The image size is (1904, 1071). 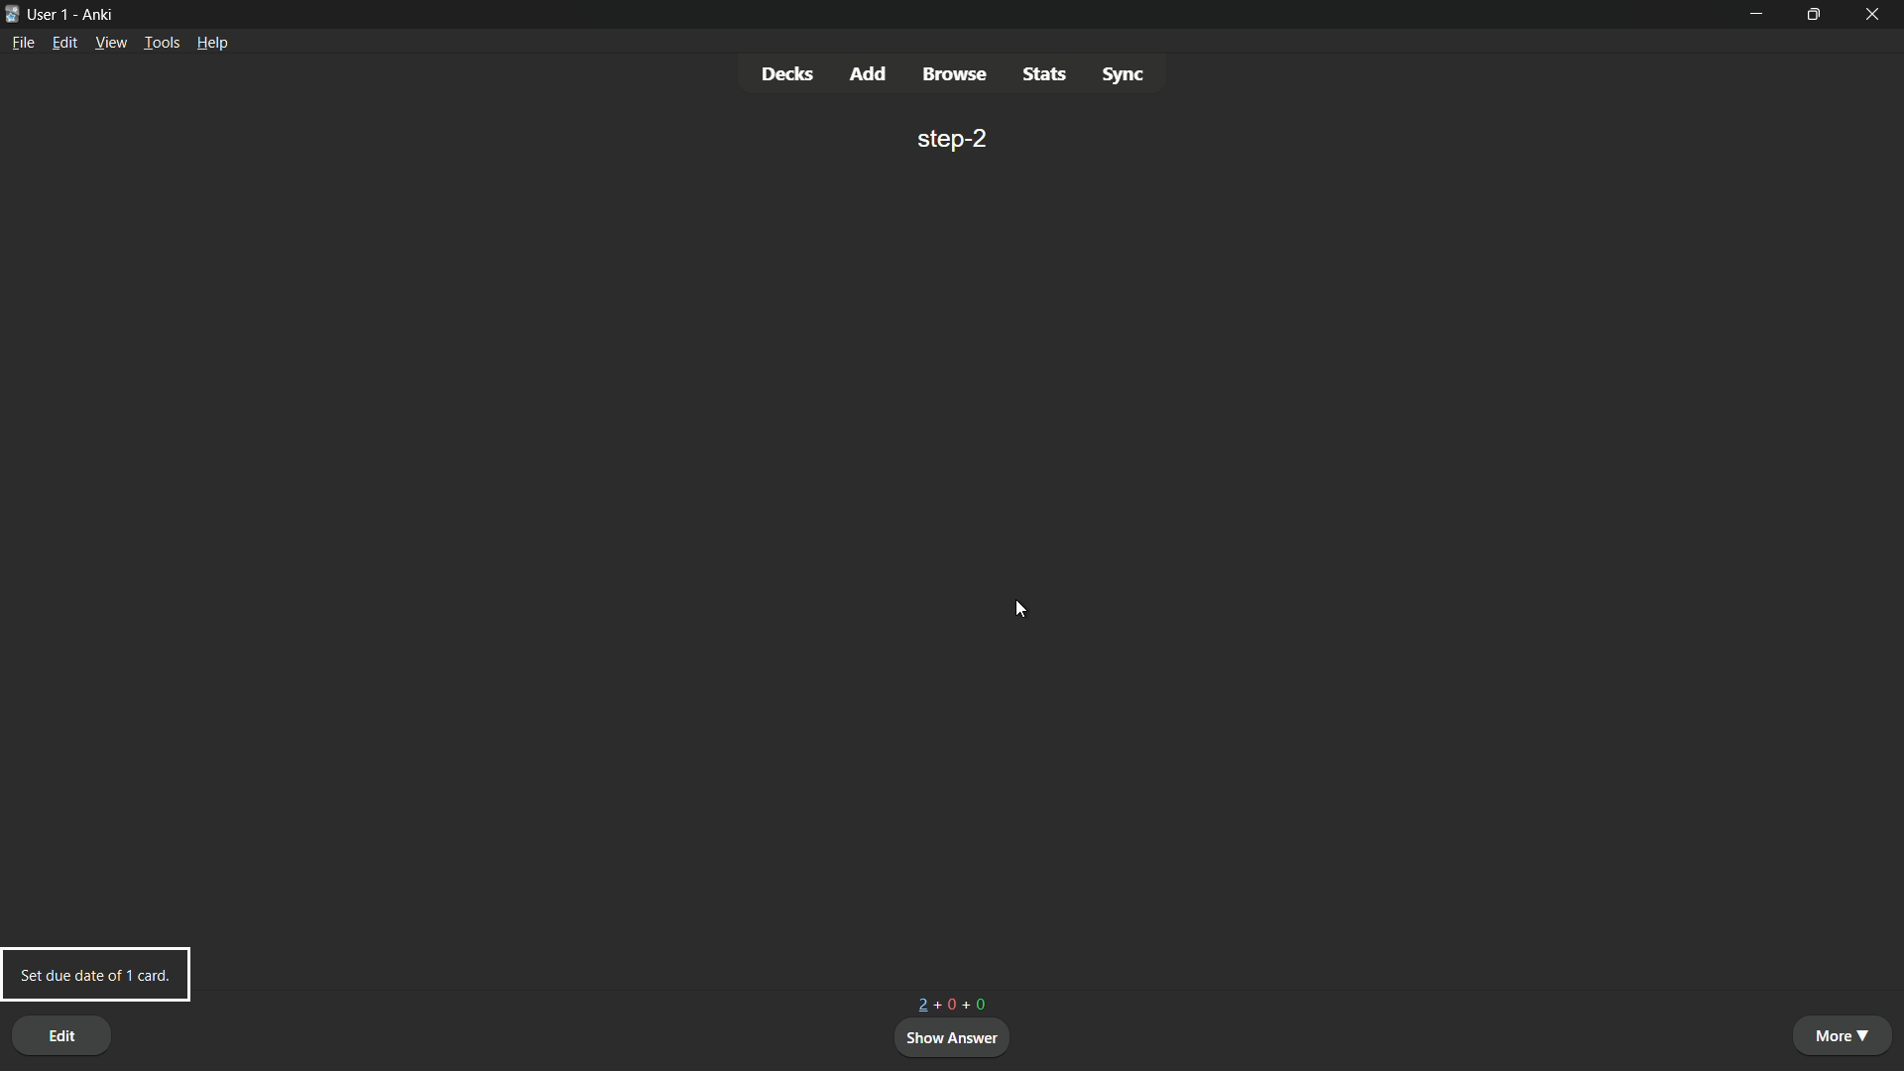 What do you see at coordinates (947, 1007) in the screenshot?
I see `+0` at bounding box center [947, 1007].